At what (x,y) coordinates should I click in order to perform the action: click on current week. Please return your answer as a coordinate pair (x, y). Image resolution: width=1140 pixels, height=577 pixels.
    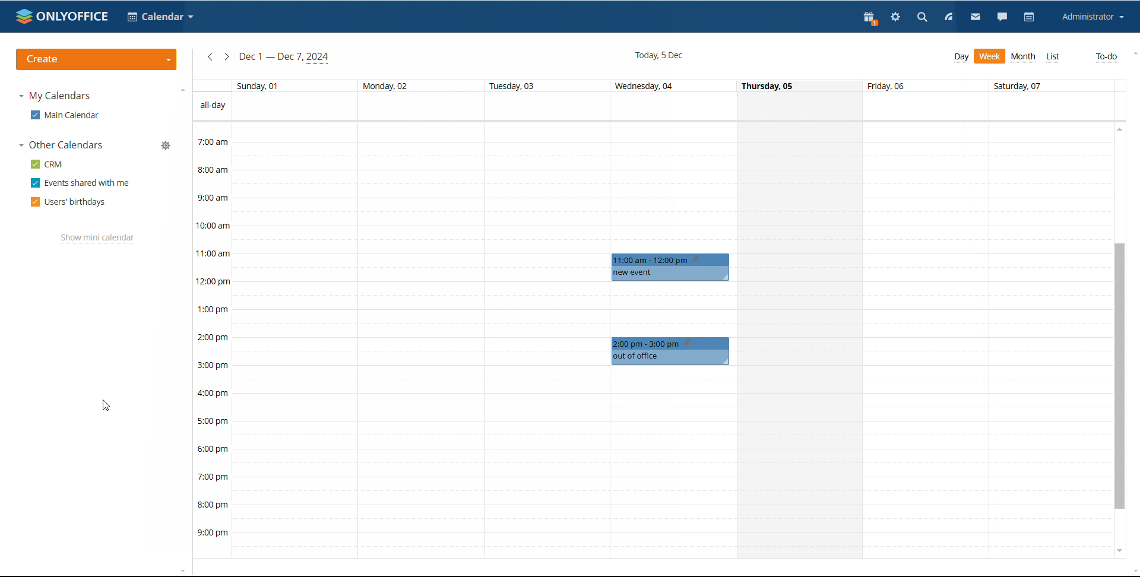
    Looking at the image, I should click on (286, 58).